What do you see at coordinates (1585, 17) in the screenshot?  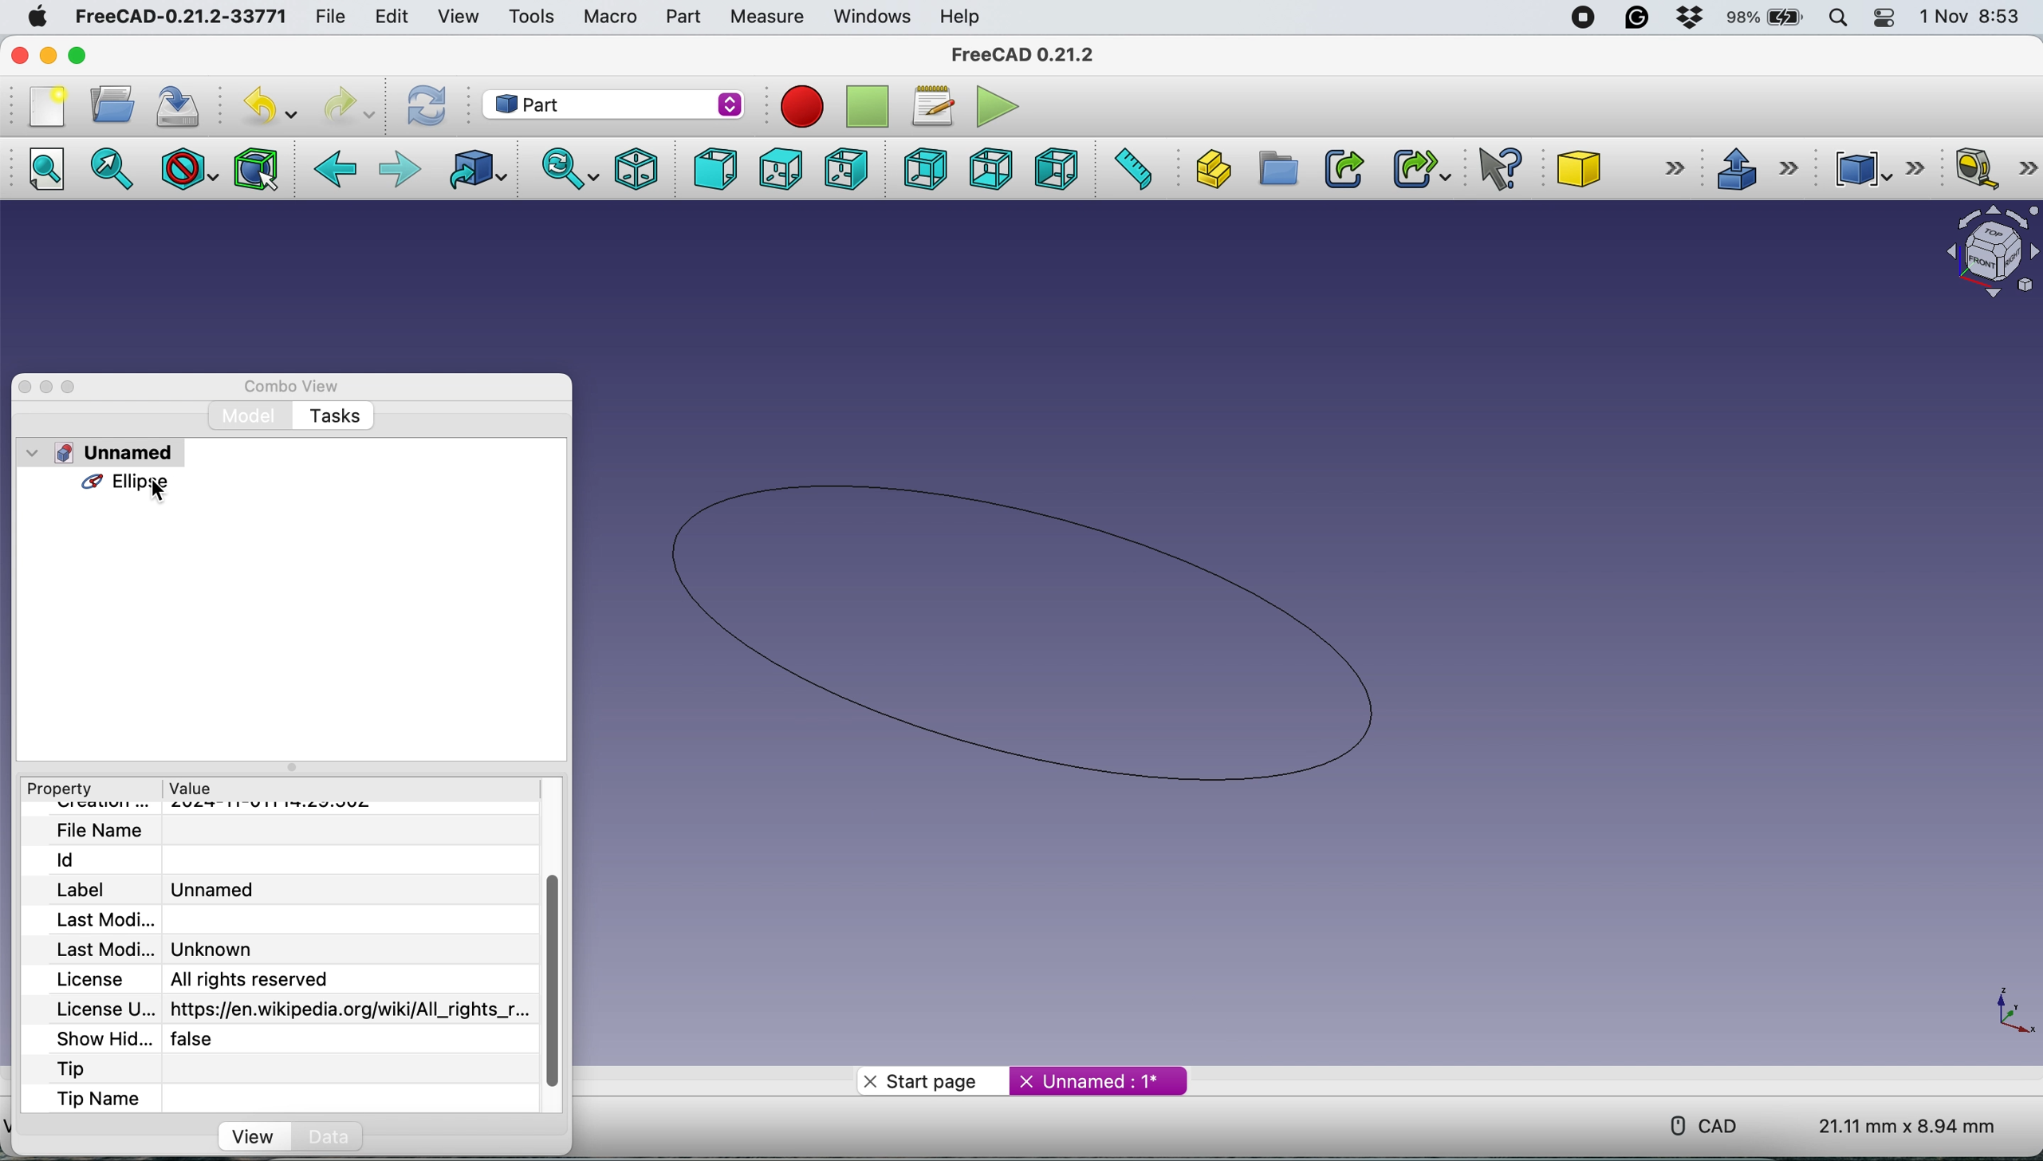 I see `screen recorder` at bounding box center [1585, 17].